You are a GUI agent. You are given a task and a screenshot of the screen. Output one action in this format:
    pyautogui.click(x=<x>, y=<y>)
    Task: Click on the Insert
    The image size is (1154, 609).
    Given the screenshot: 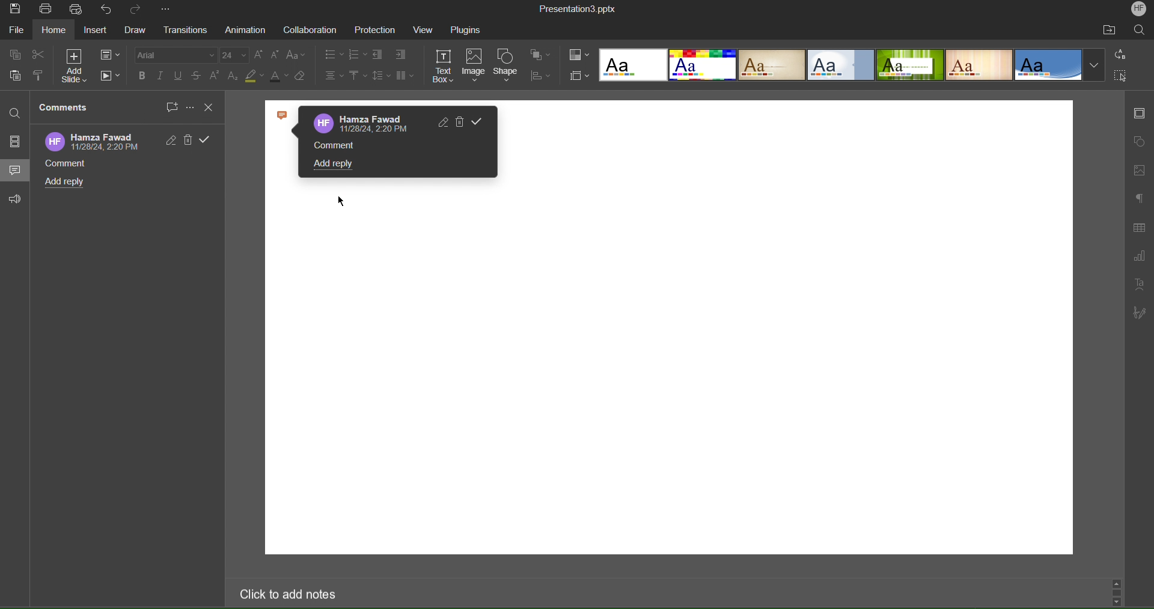 What is the action you would take?
    pyautogui.click(x=97, y=32)
    